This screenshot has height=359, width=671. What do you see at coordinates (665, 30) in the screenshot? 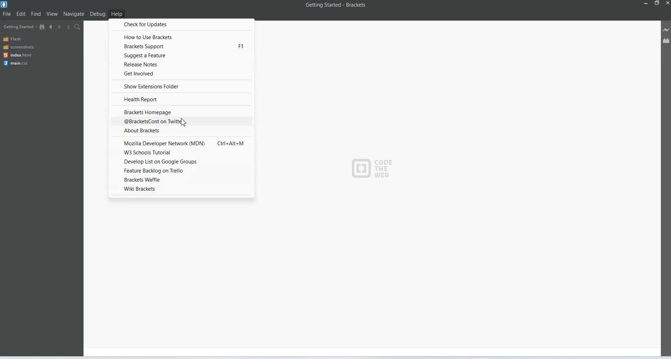
I see `Live Preview` at bounding box center [665, 30].